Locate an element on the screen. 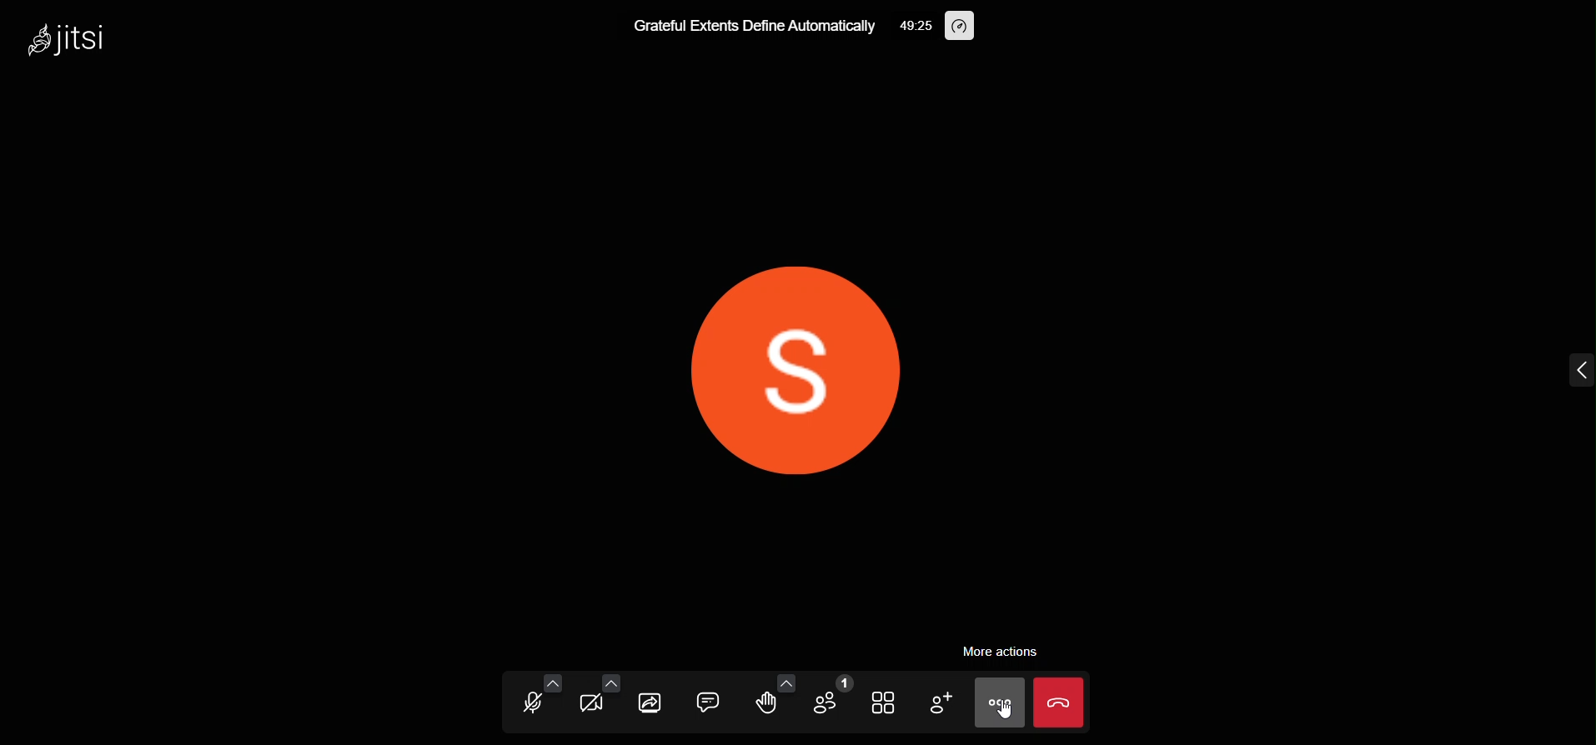  more action is located at coordinates (1005, 650).